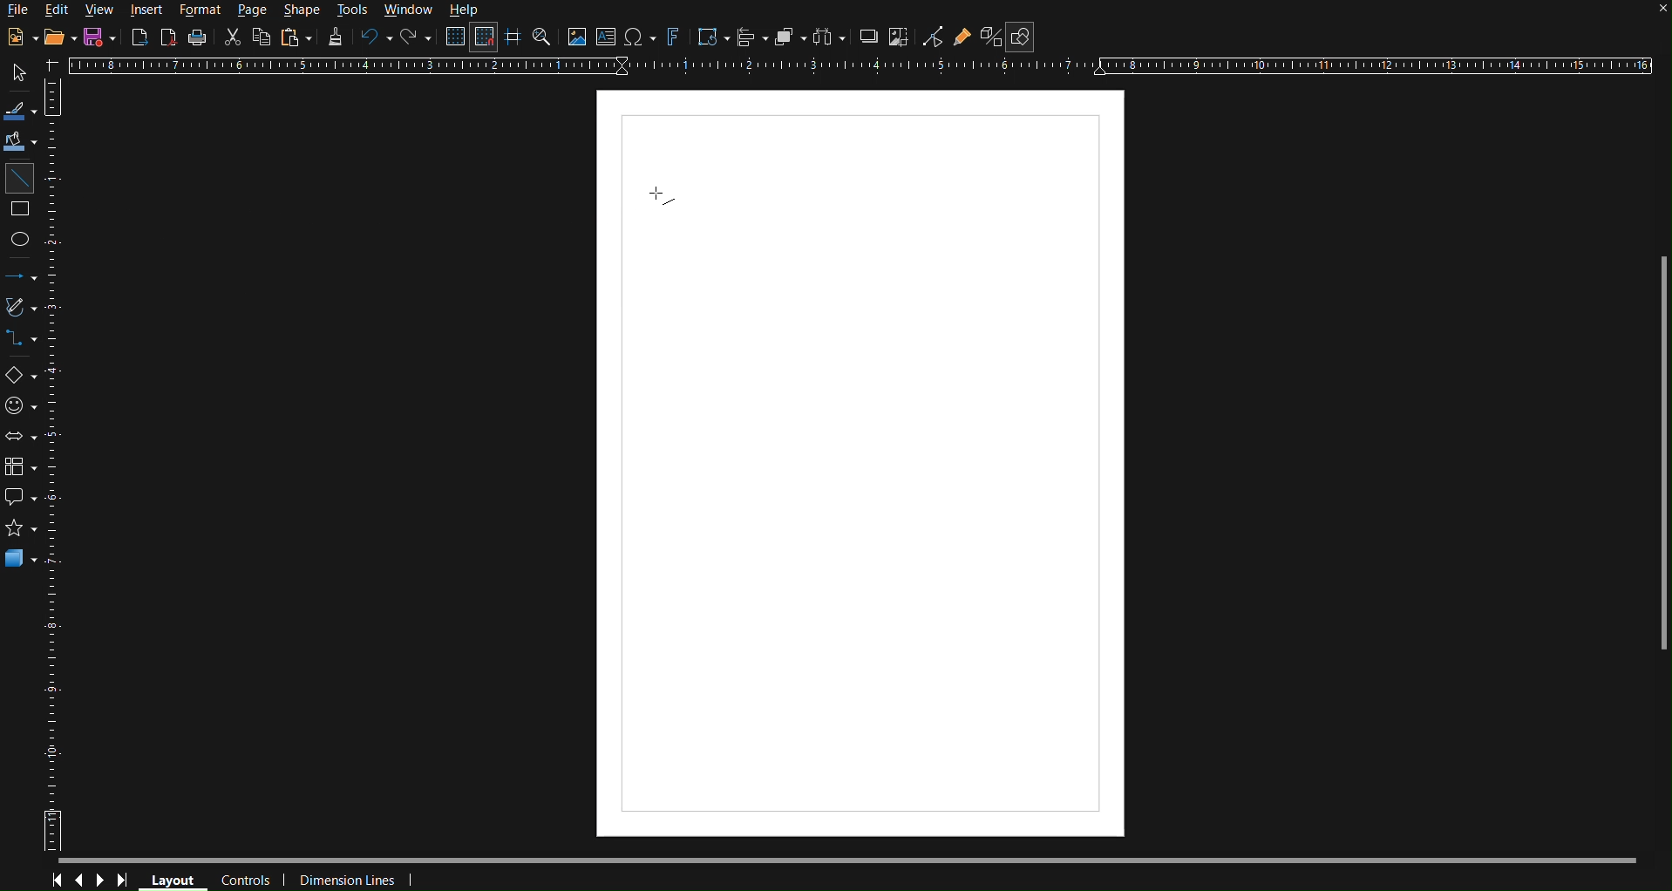 Image resolution: width=1672 pixels, height=891 pixels. Describe the element at coordinates (514, 37) in the screenshot. I see `Guidelines while moving` at that location.